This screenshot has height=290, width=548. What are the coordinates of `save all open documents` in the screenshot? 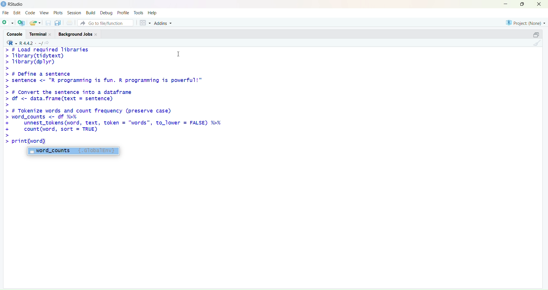 It's located at (59, 23).